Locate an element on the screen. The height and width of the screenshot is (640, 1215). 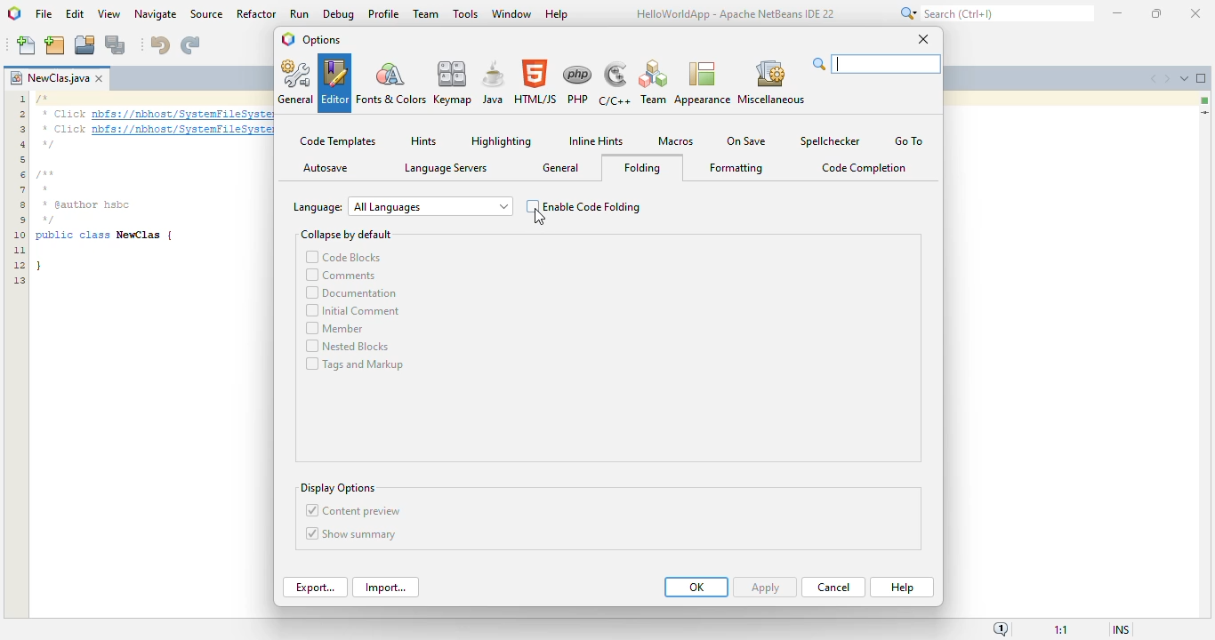
edit is located at coordinates (76, 14).